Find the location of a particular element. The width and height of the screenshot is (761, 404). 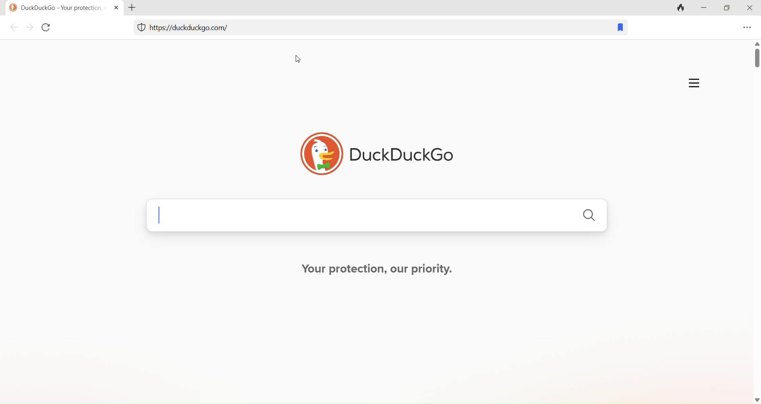

Your protection, our priority. is located at coordinates (377, 269).